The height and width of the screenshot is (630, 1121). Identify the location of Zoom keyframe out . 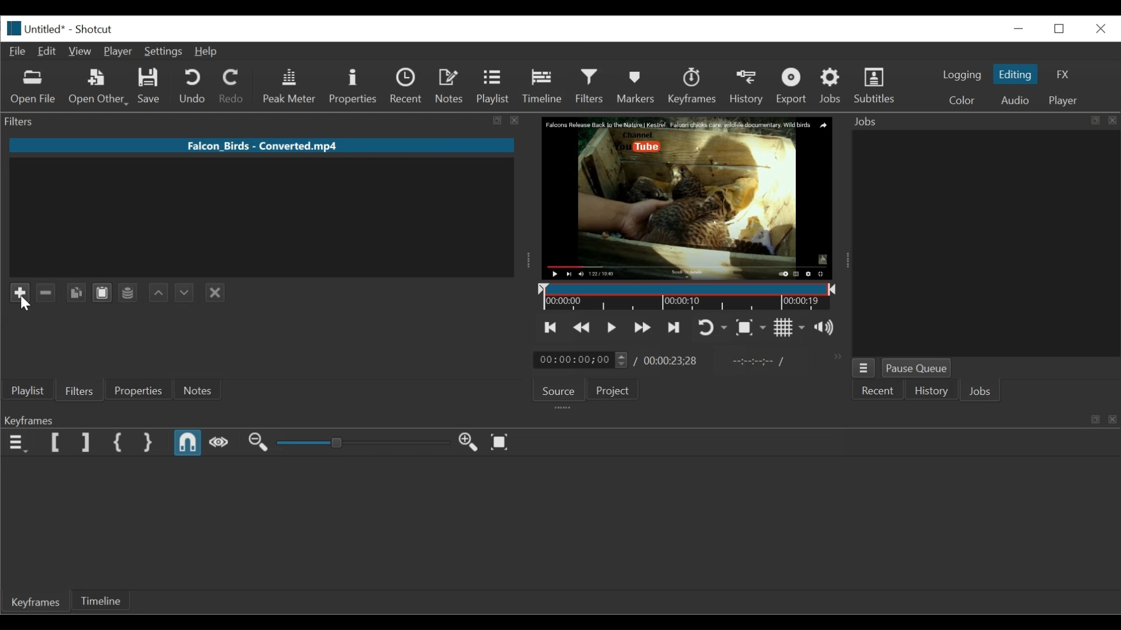
(470, 443).